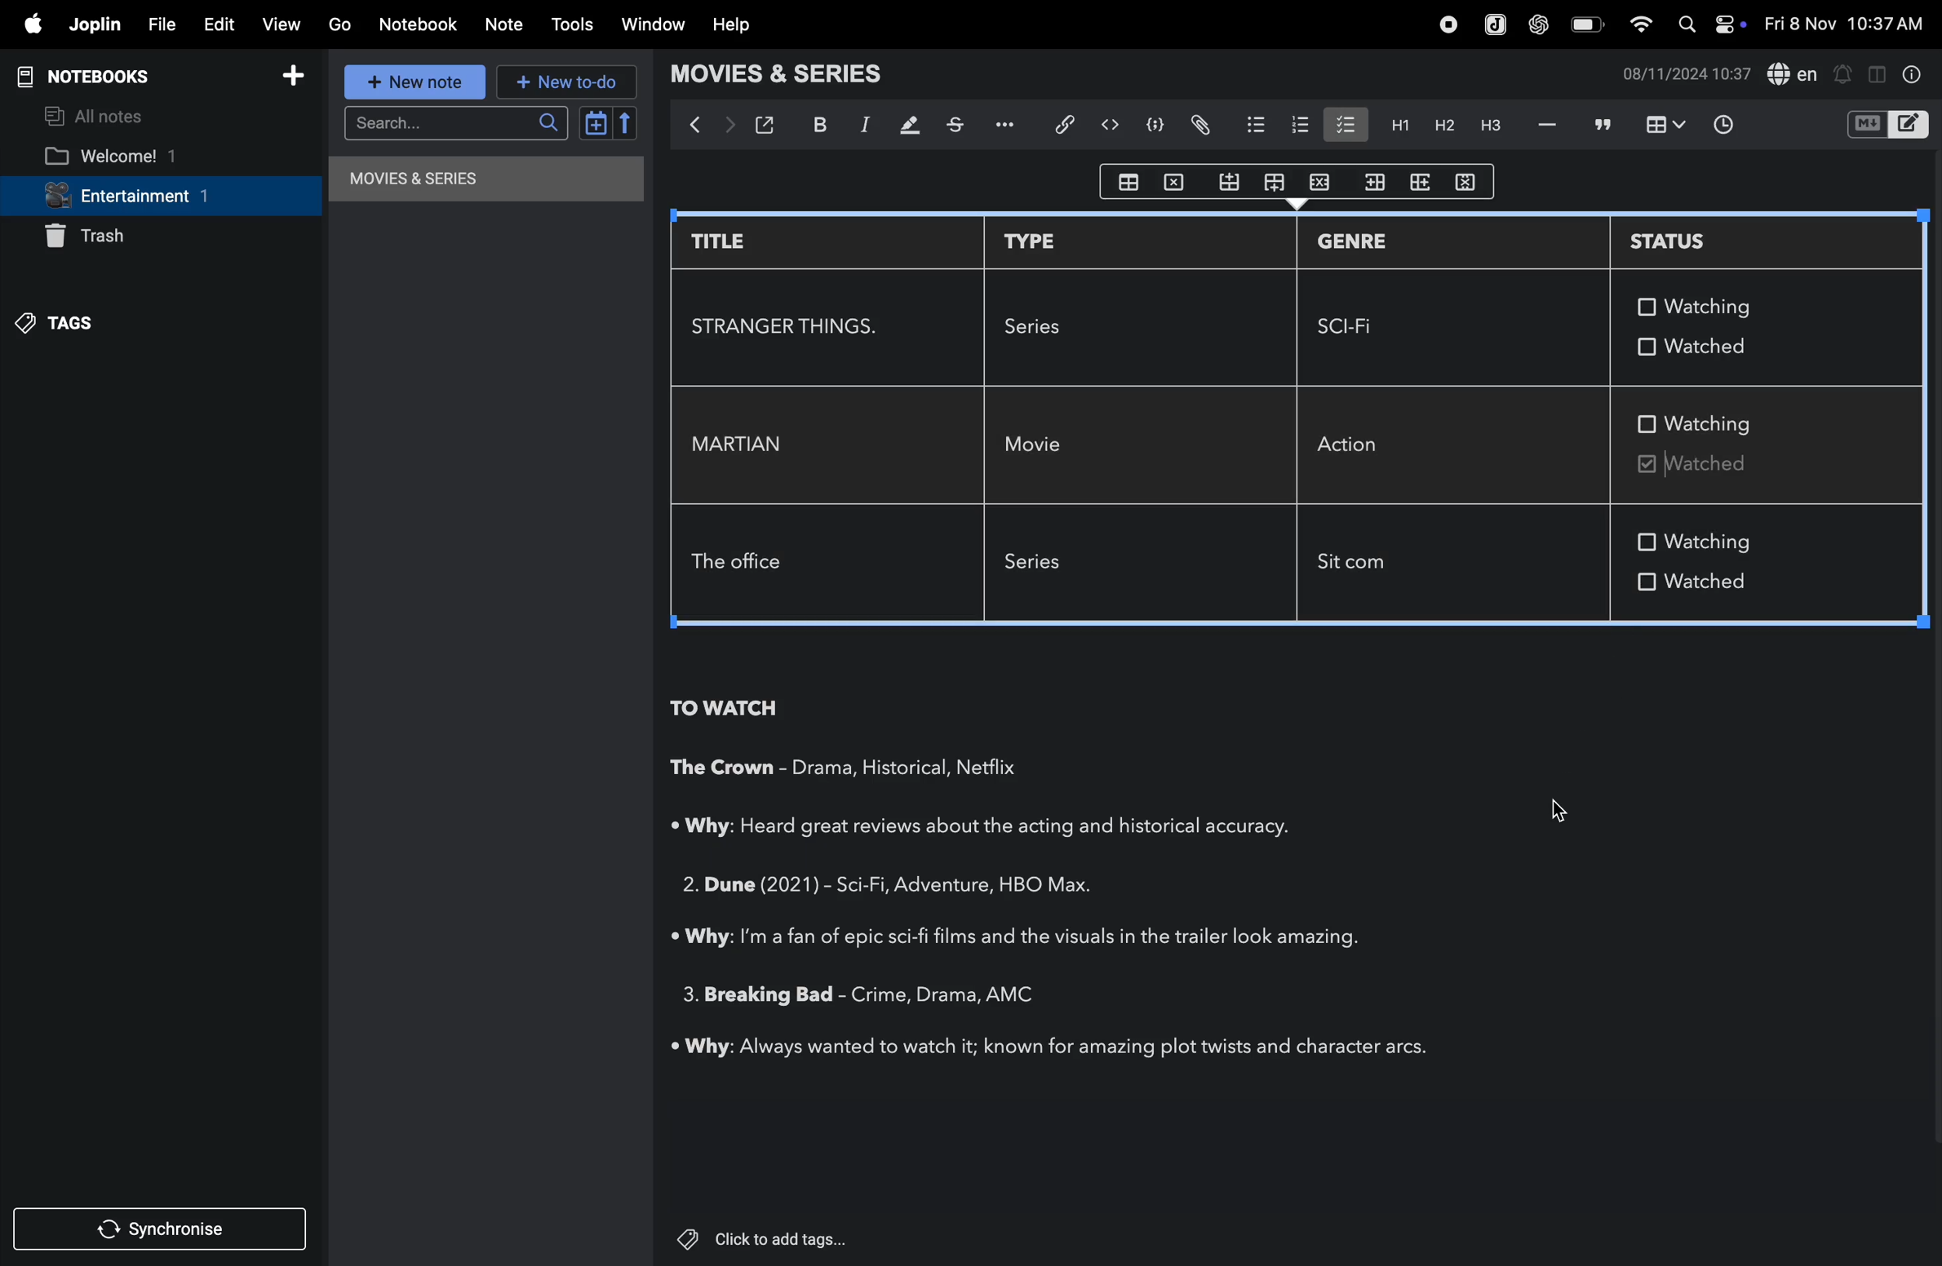 Image resolution: width=1942 pixels, height=1266 pixels. What do you see at coordinates (1294, 126) in the screenshot?
I see `numbered list` at bounding box center [1294, 126].